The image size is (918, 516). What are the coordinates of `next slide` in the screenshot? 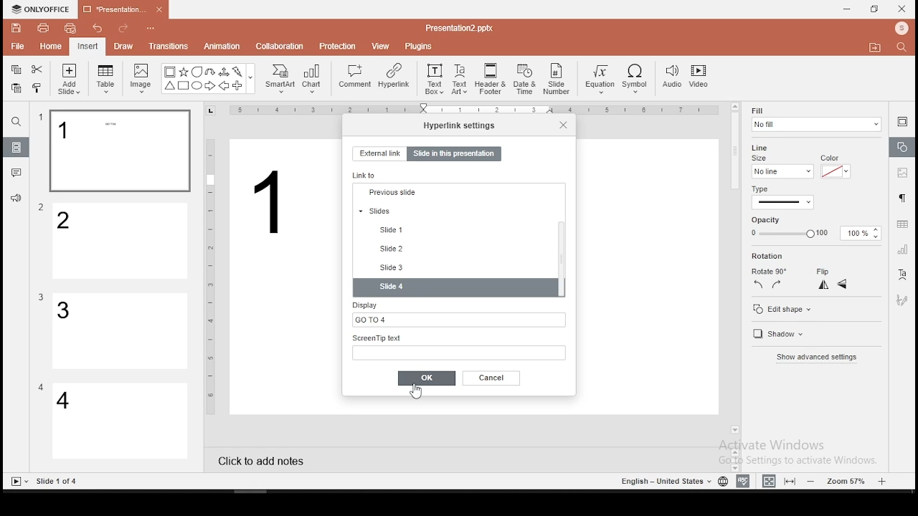 It's located at (453, 227).